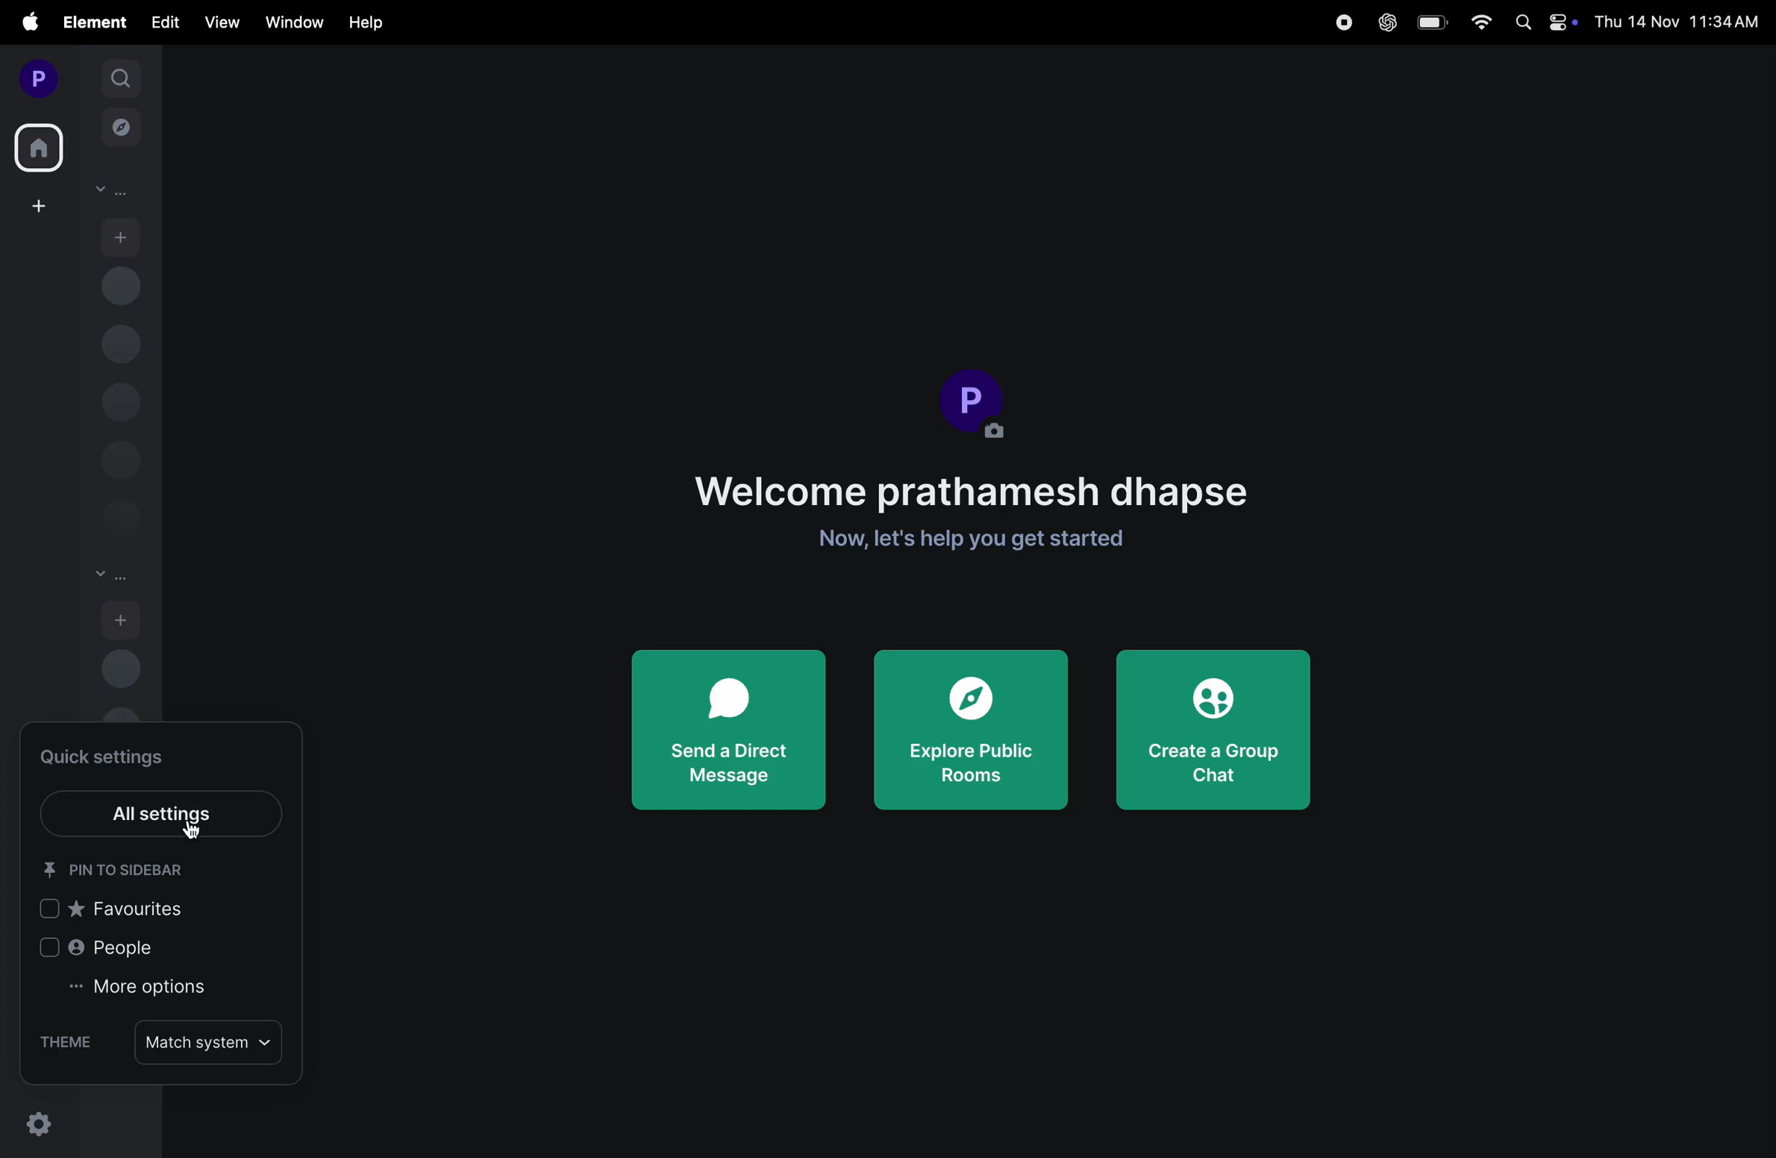 The image size is (1776, 1158). I want to click on favourites, so click(119, 912).